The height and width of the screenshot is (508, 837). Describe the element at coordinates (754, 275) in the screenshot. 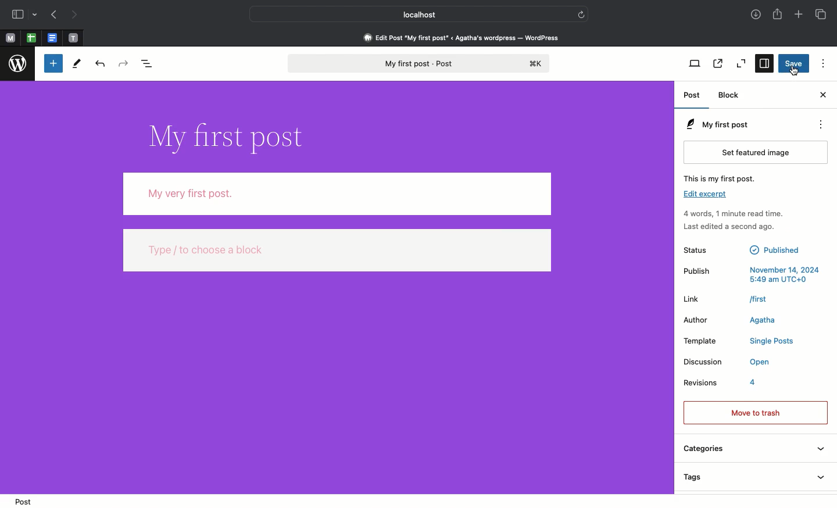

I see `Publish` at that location.